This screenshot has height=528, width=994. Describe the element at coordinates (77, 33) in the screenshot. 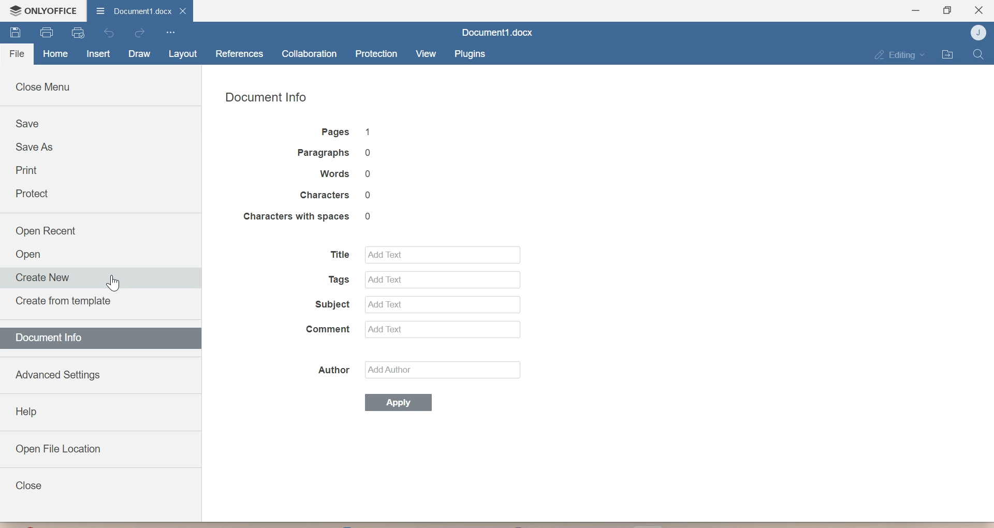

I see `Quick print` at that location.